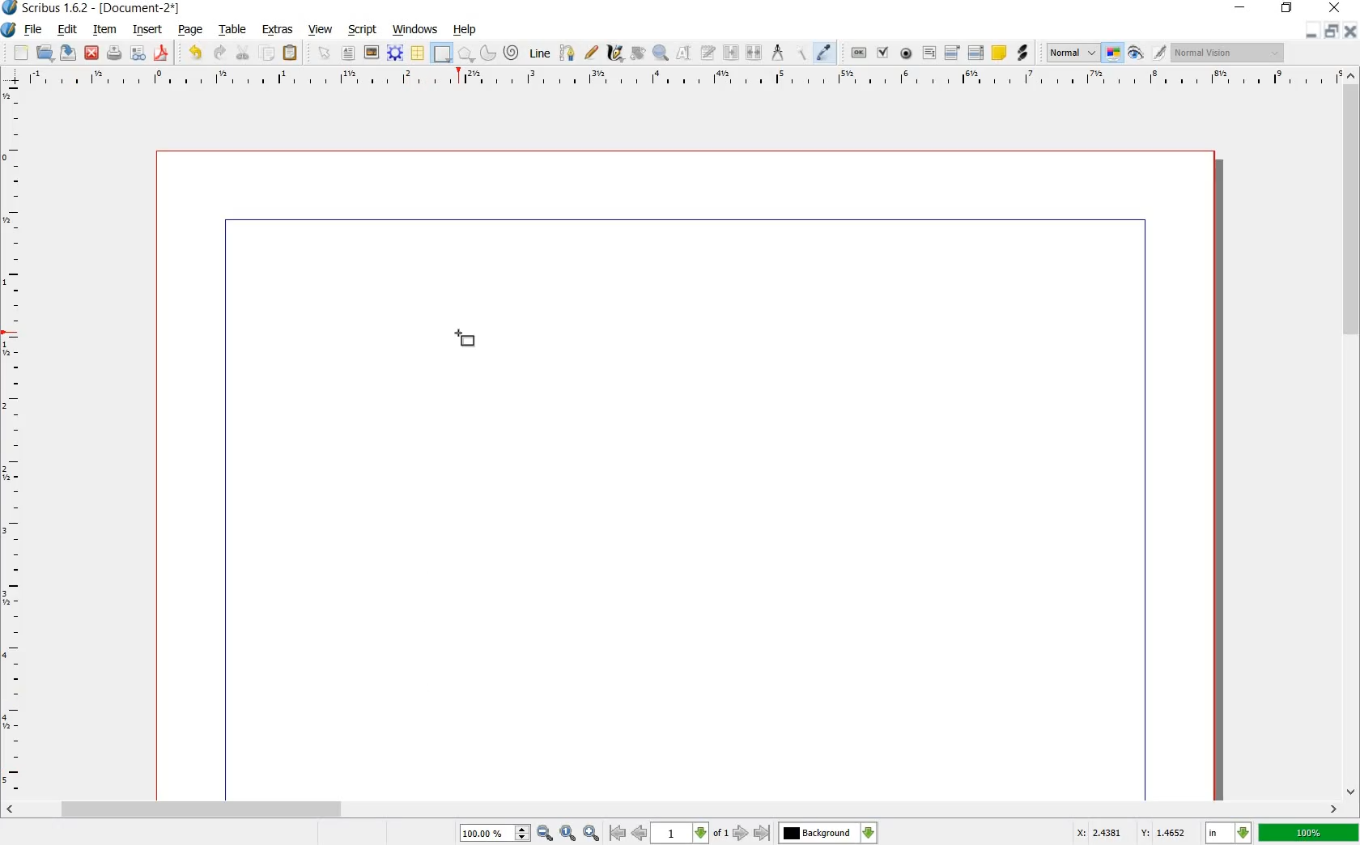 The height and width of the screenshot is (845, 1360). What do you see at coordinates (10, 28) in the screenshot?
I see `SYSTEM LOGO` at bounding box center [10, 28].